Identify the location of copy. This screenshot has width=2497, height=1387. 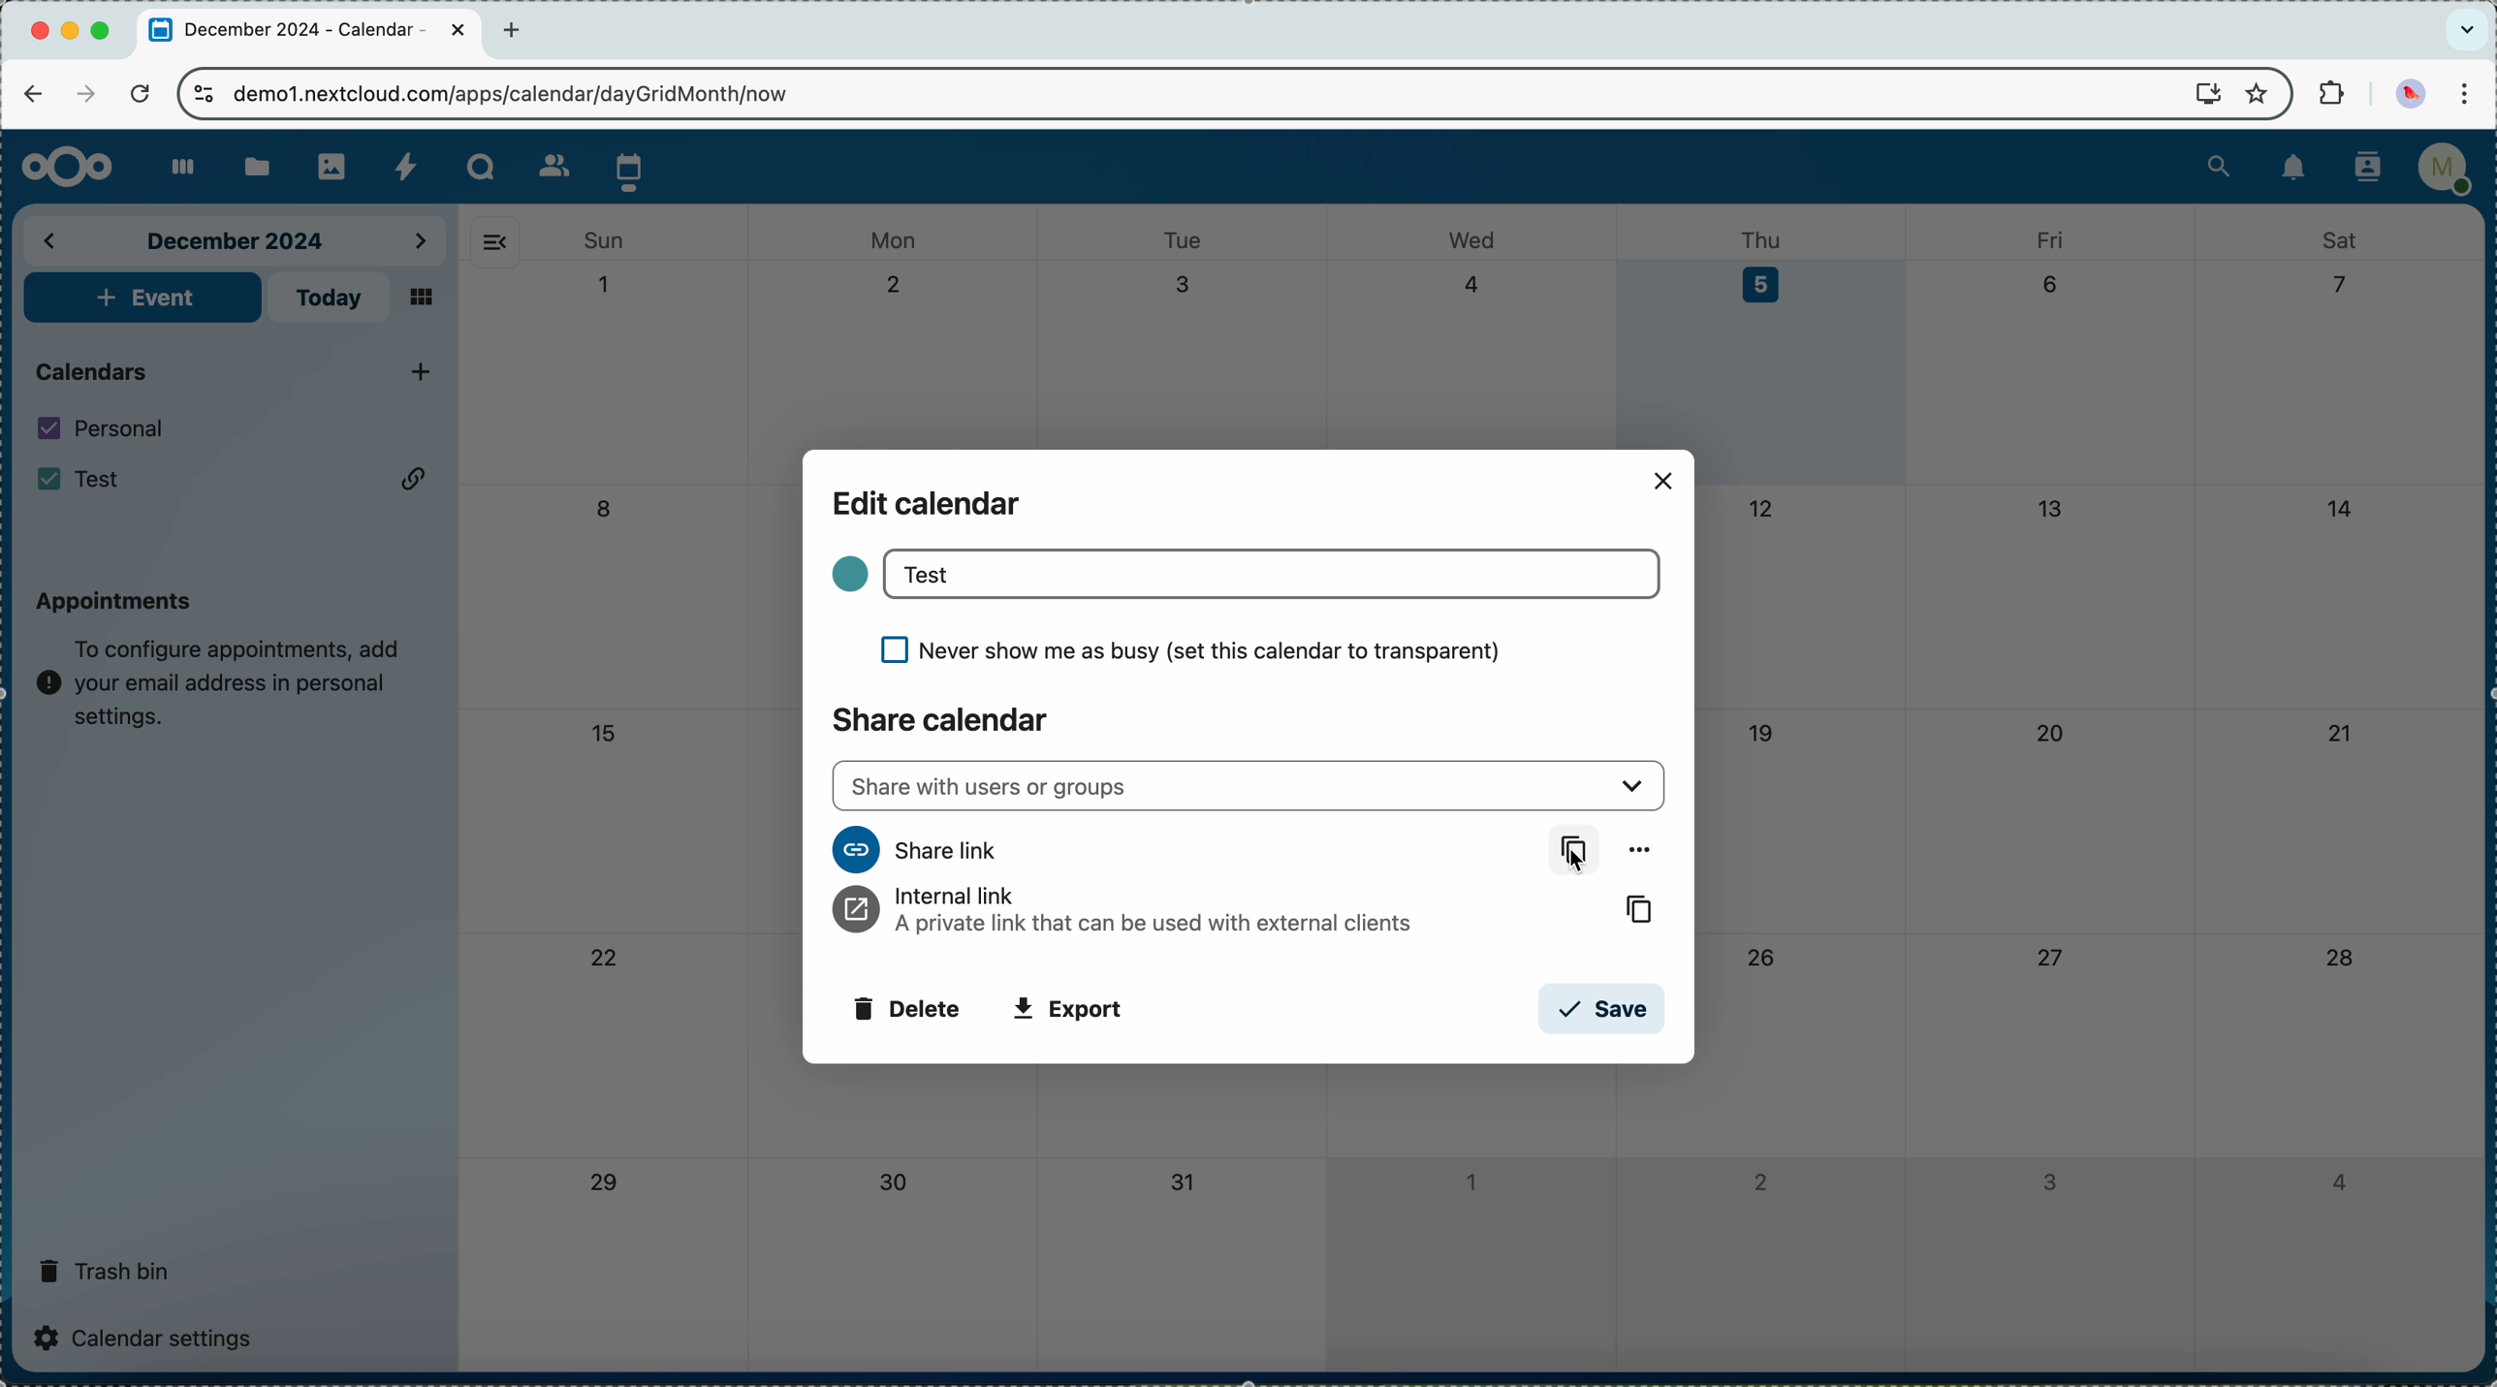
(1629, 908).